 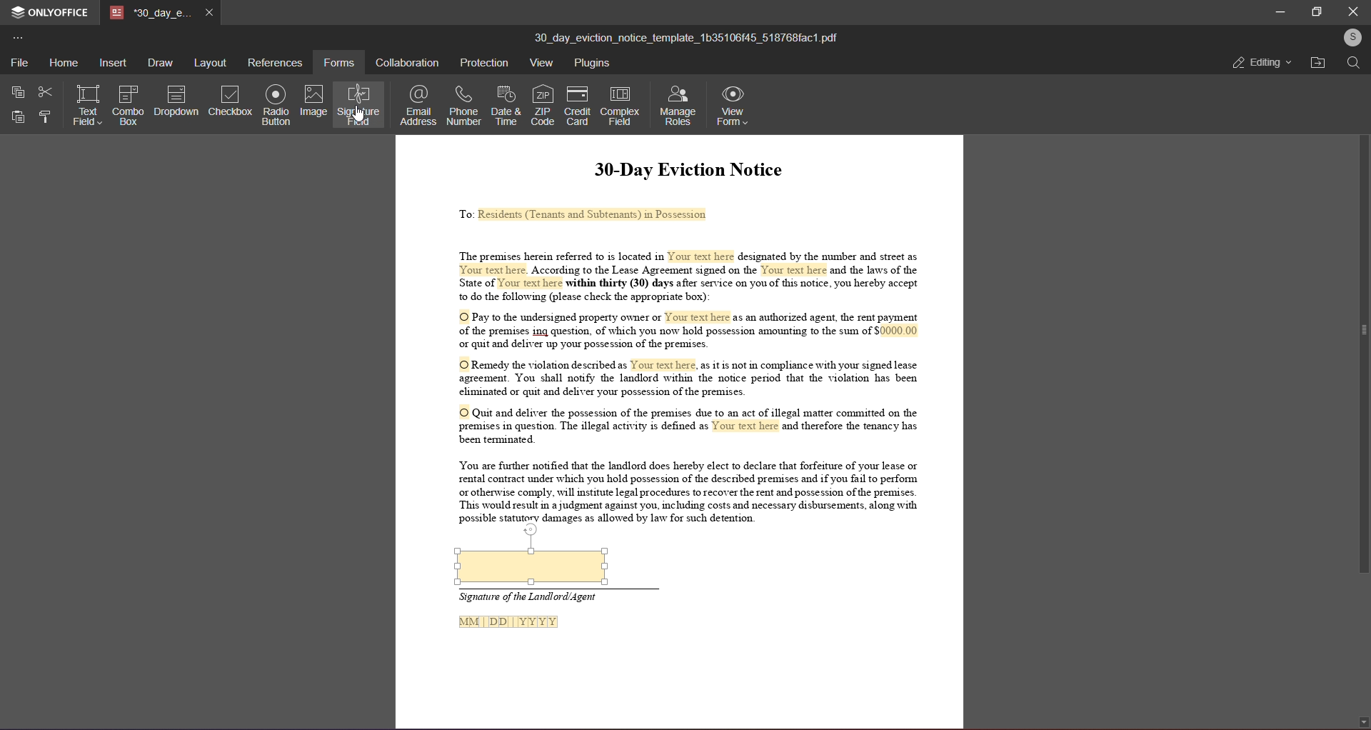 What do you see at coordinates (49, 11) in the screenshot?
I see `onlyoffice application logo and name` at bounding box center [49, 11].